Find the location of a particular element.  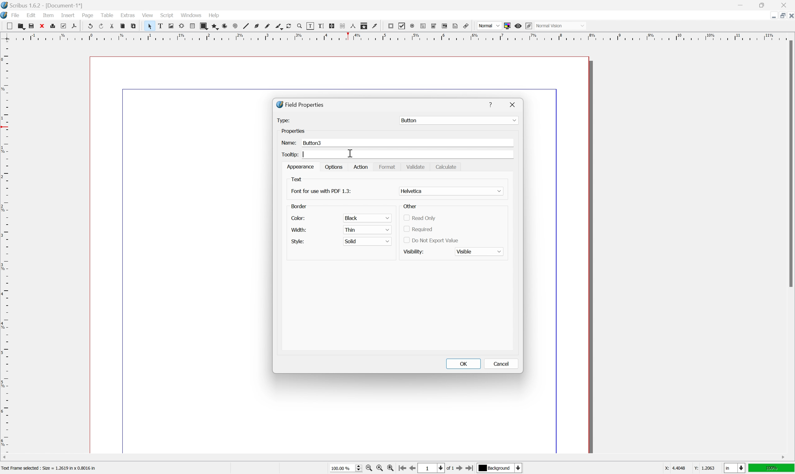

paste is located at coordinates (134, 26).